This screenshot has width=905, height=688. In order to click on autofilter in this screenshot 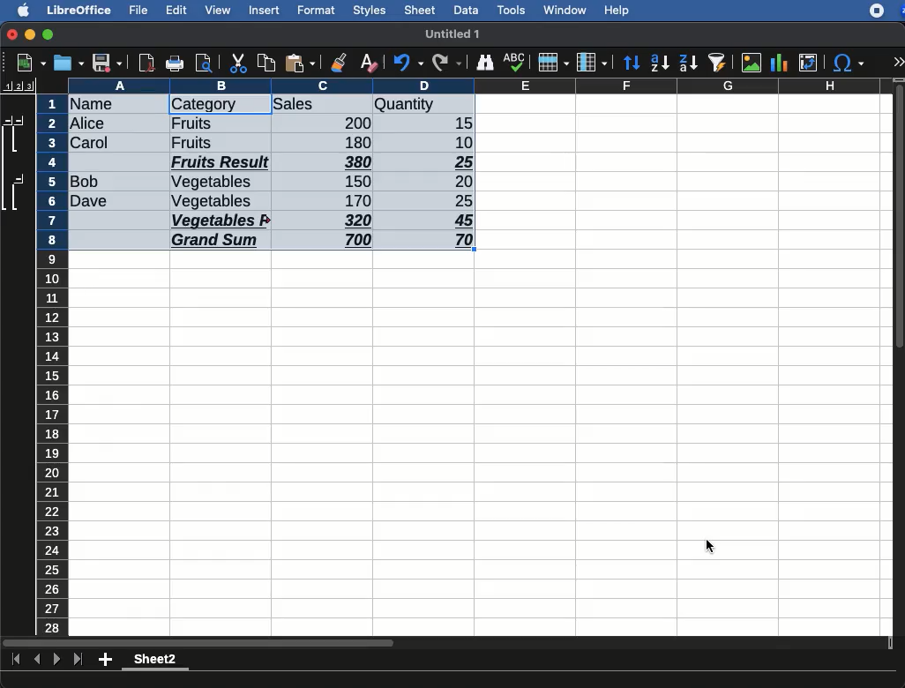, I will do `click(718, 62)`.